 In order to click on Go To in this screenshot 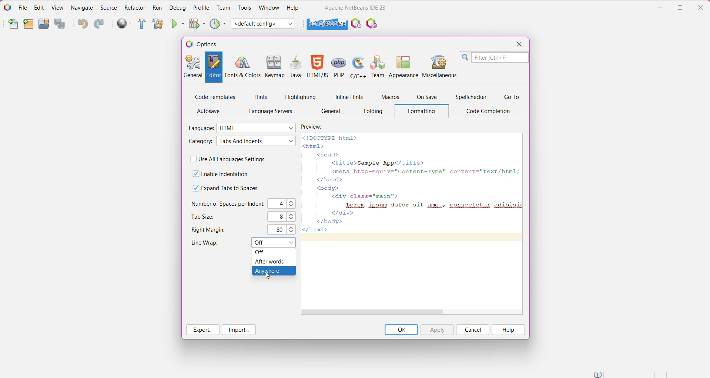, I will do `click(512, 97)`.